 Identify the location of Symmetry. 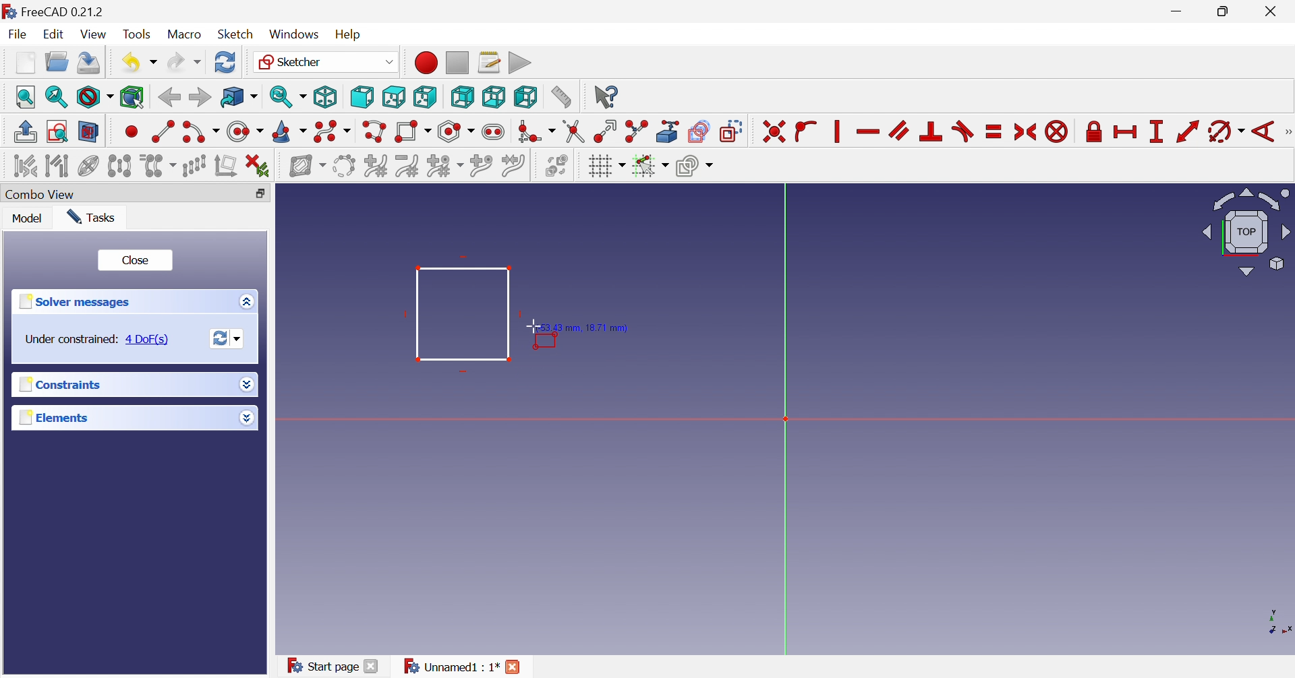
(119, 166).